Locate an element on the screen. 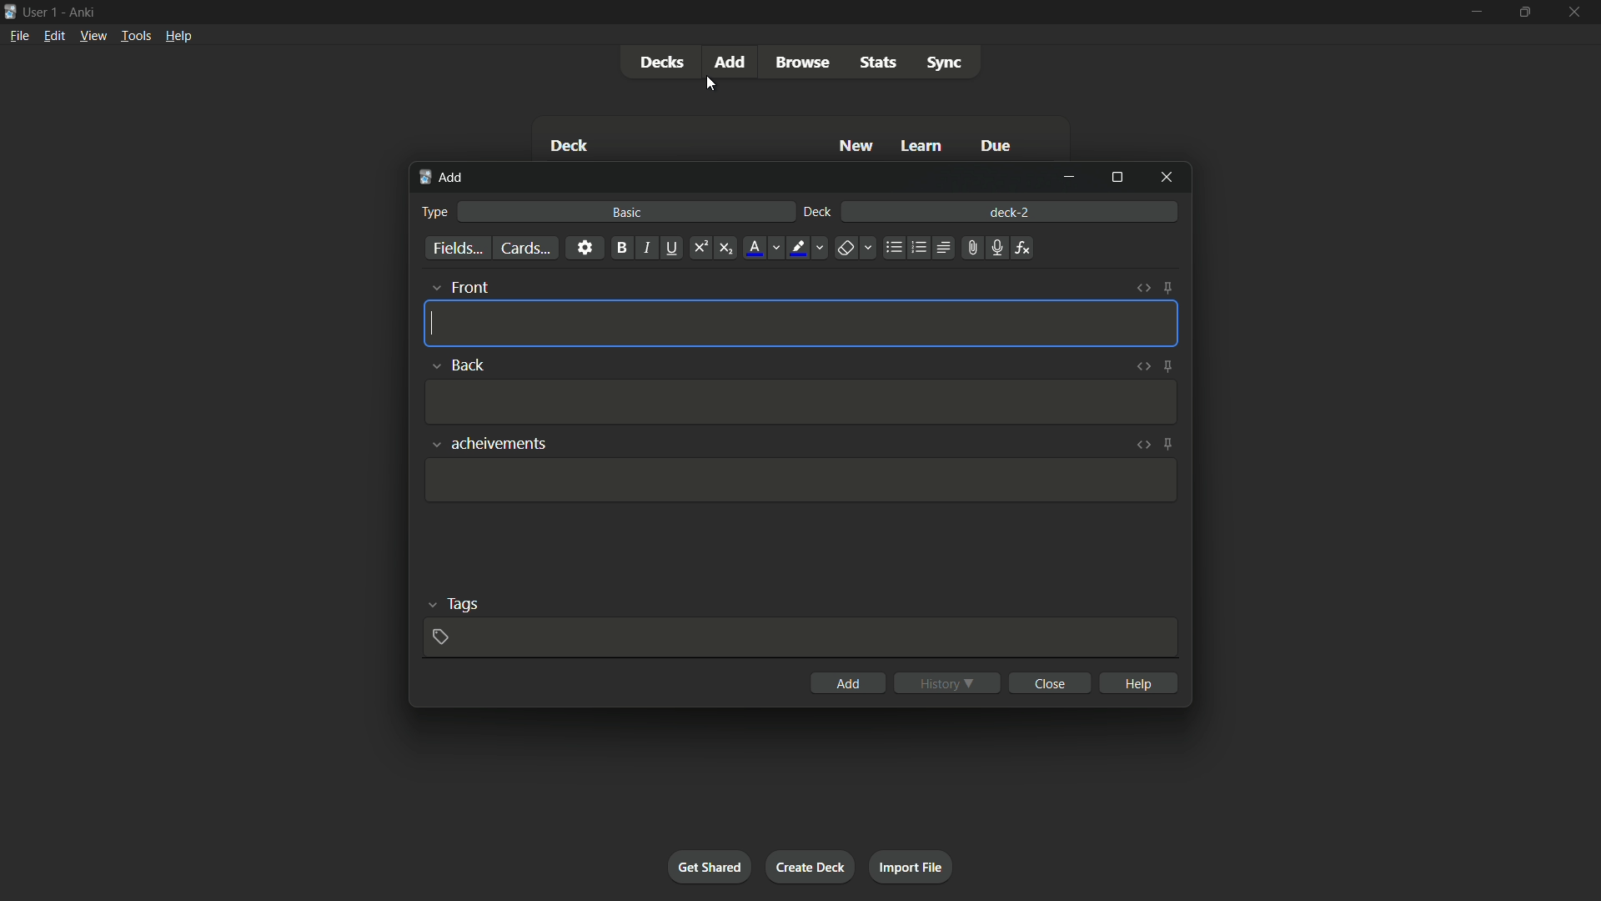 The height and width of the screenshot is (901, 1601). close is located at coordinates (1049, 682).